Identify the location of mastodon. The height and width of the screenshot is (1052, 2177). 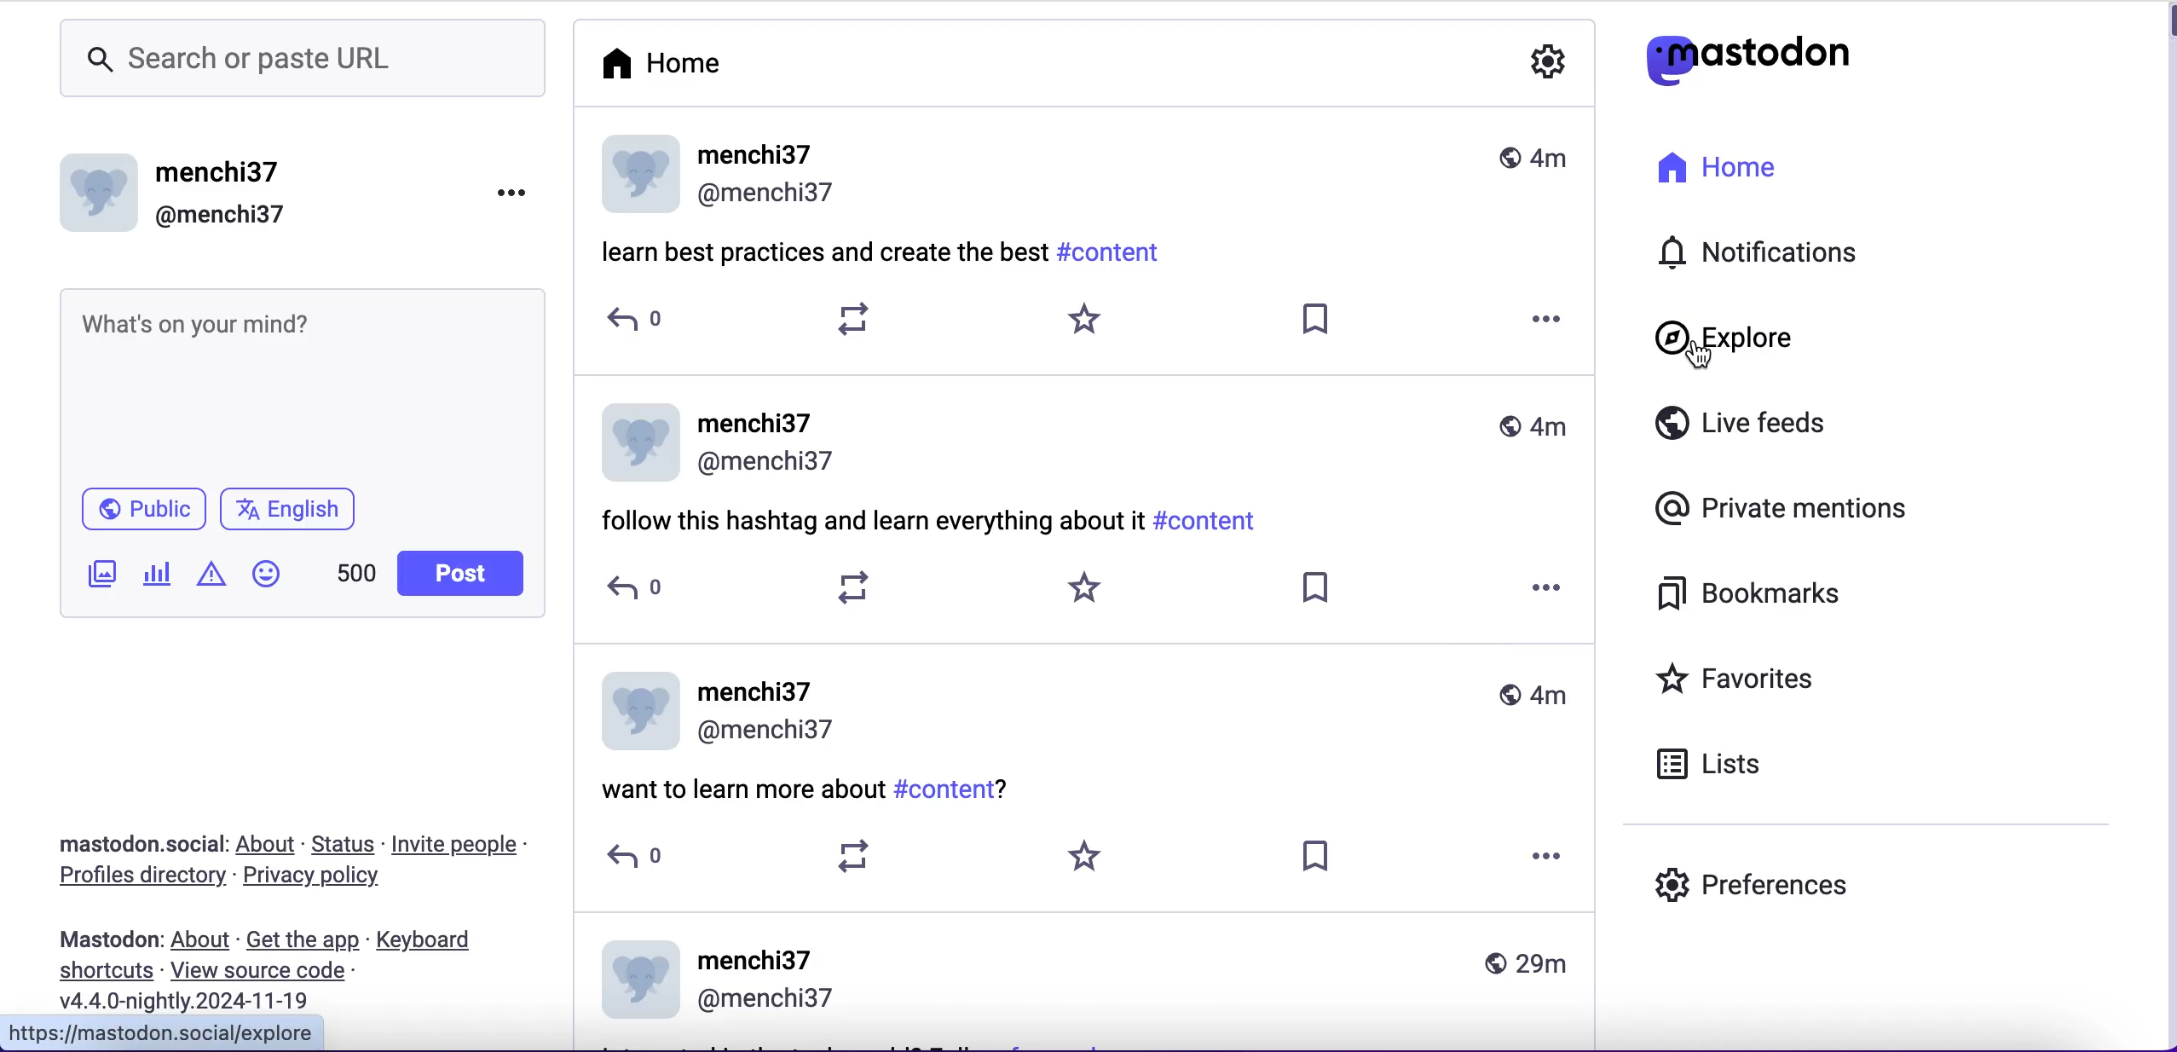
(110, 942).